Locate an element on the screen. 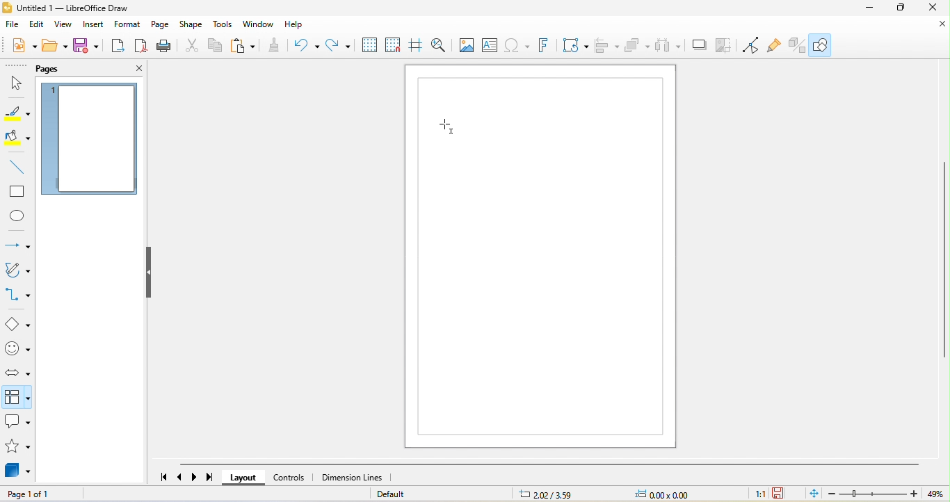 This screenshot has height=502, width=950. horizontal scroll bar is located at coordinates (549, 464).